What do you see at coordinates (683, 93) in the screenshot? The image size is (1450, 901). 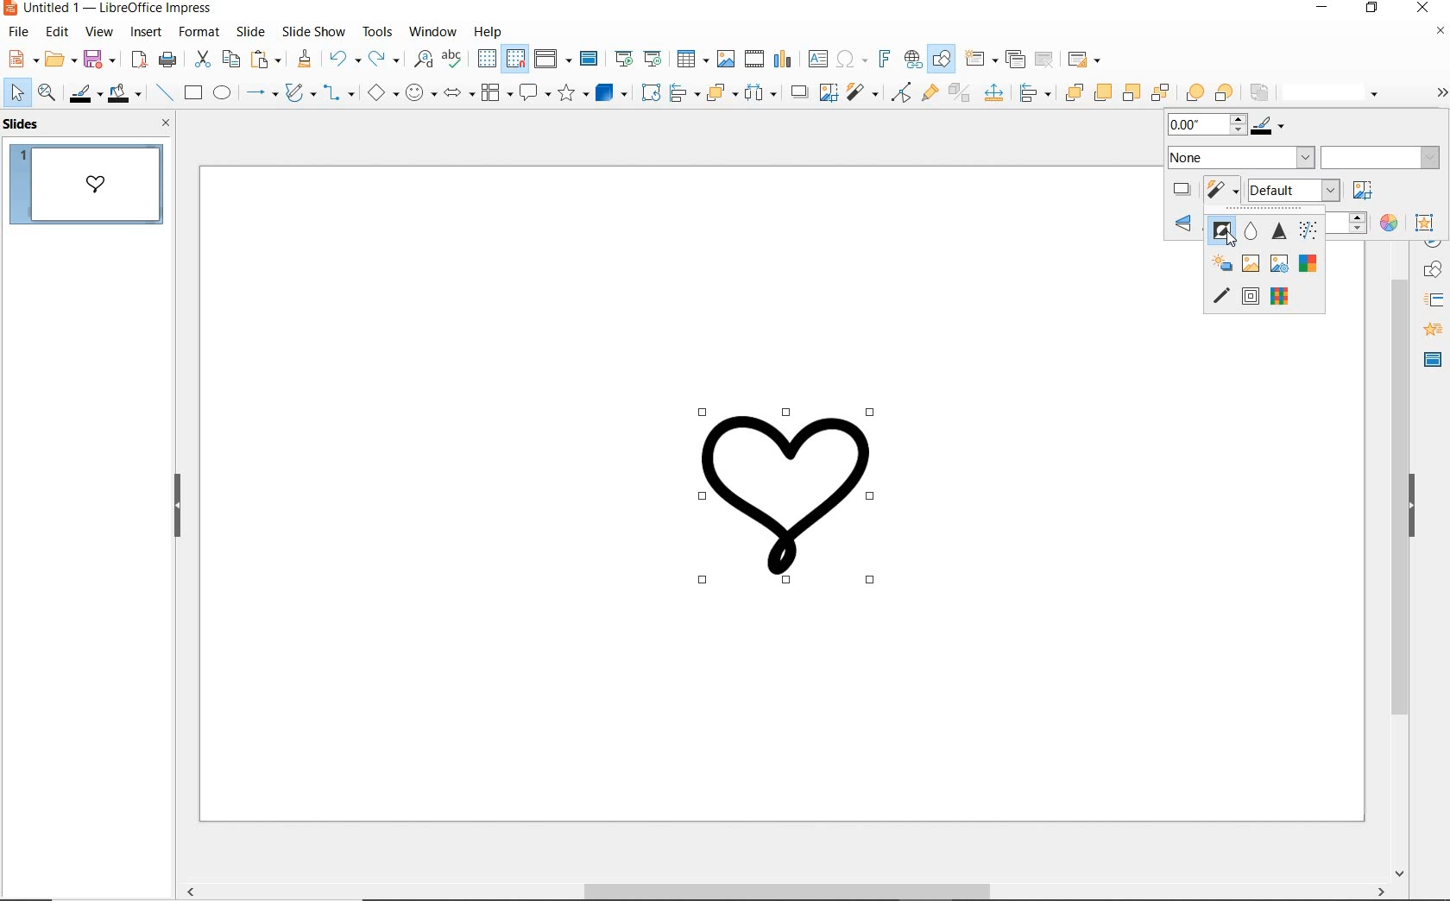 I see `align objects` at bounding box center [683, 93].